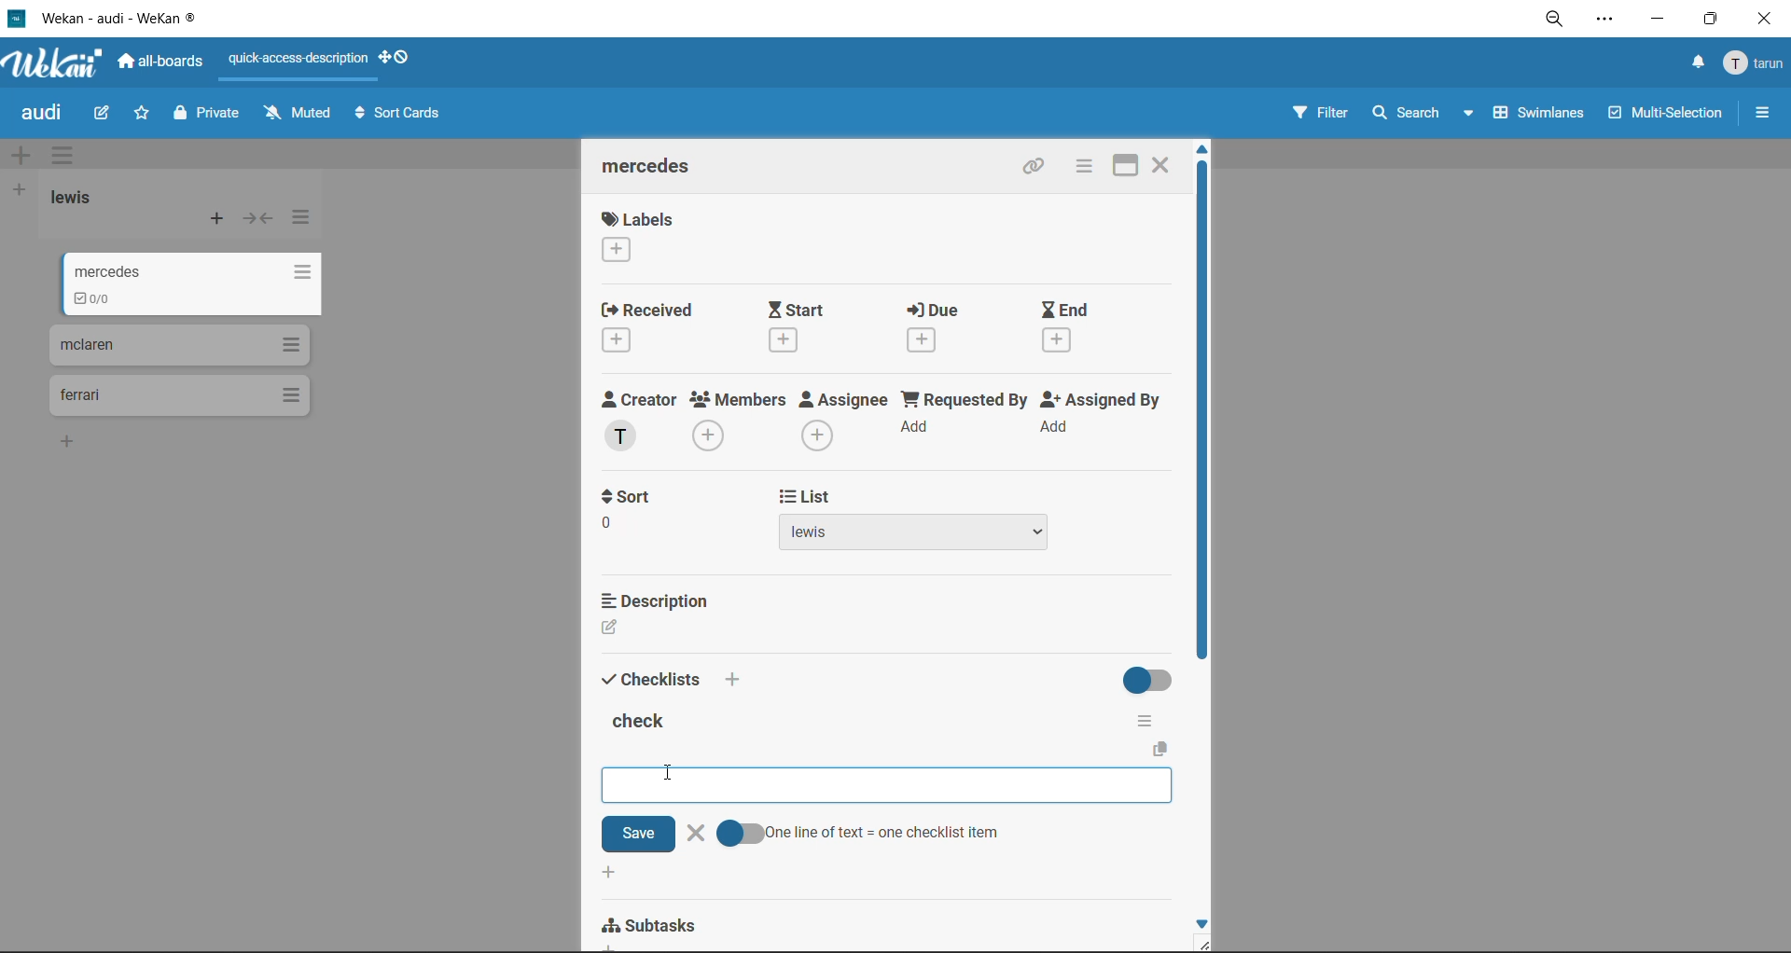 Image resolution: width=1791 pixels, height=953 pixels. What do you see at coordinates (218, 223) in the screenshot?
I see `add card` at bounding box center [218, 223].